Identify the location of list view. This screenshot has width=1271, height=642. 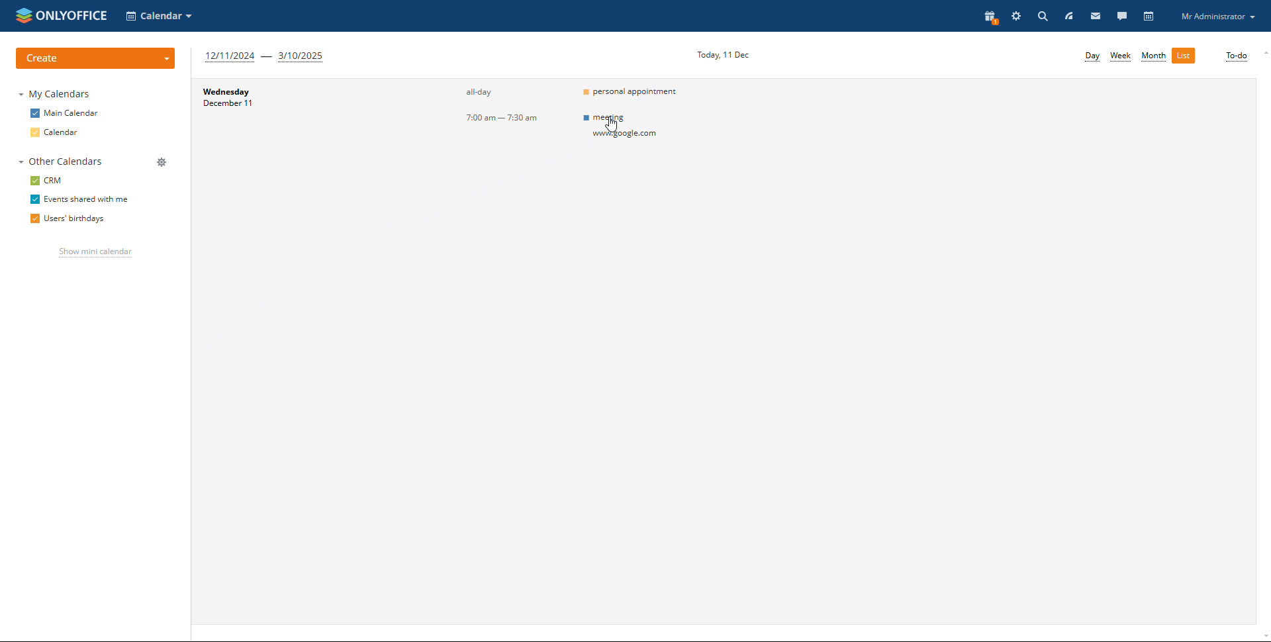
(1183, 56).